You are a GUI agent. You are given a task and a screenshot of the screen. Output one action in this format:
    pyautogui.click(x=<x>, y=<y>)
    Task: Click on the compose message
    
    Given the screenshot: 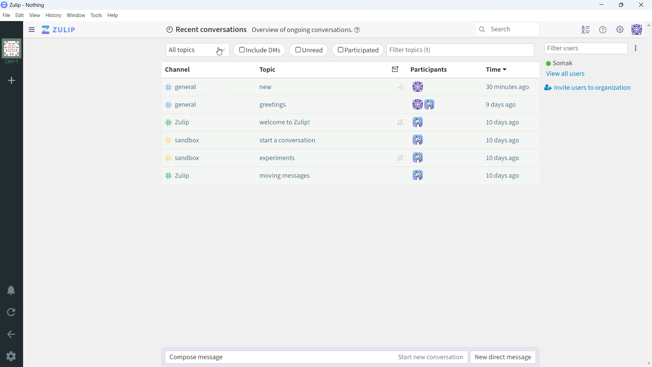 What is the action you would take?
    pyautogui.click(x=278, y=357)
    